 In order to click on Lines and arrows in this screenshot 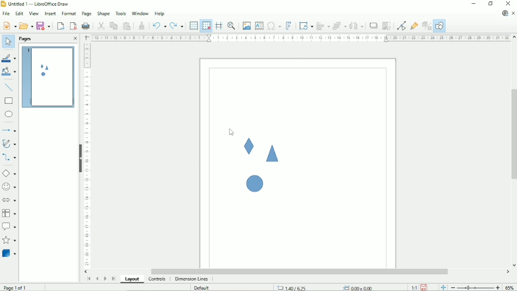, I will do `click(10, 130)`.